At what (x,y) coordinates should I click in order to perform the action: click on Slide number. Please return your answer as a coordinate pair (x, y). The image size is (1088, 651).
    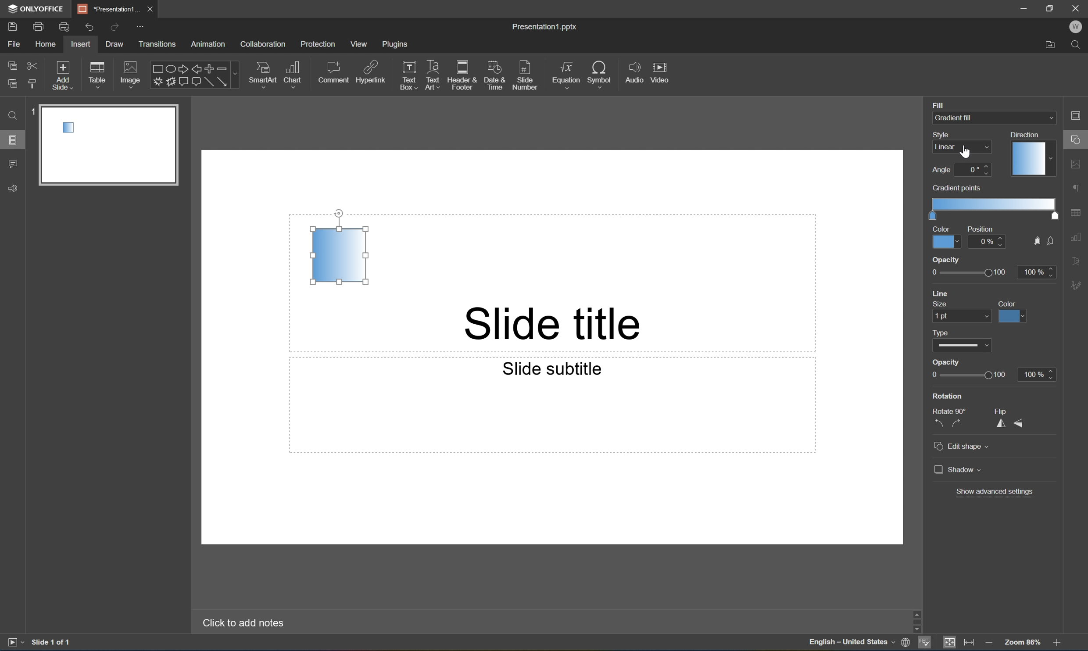
    Looking at the image, I should click on (525, 72).